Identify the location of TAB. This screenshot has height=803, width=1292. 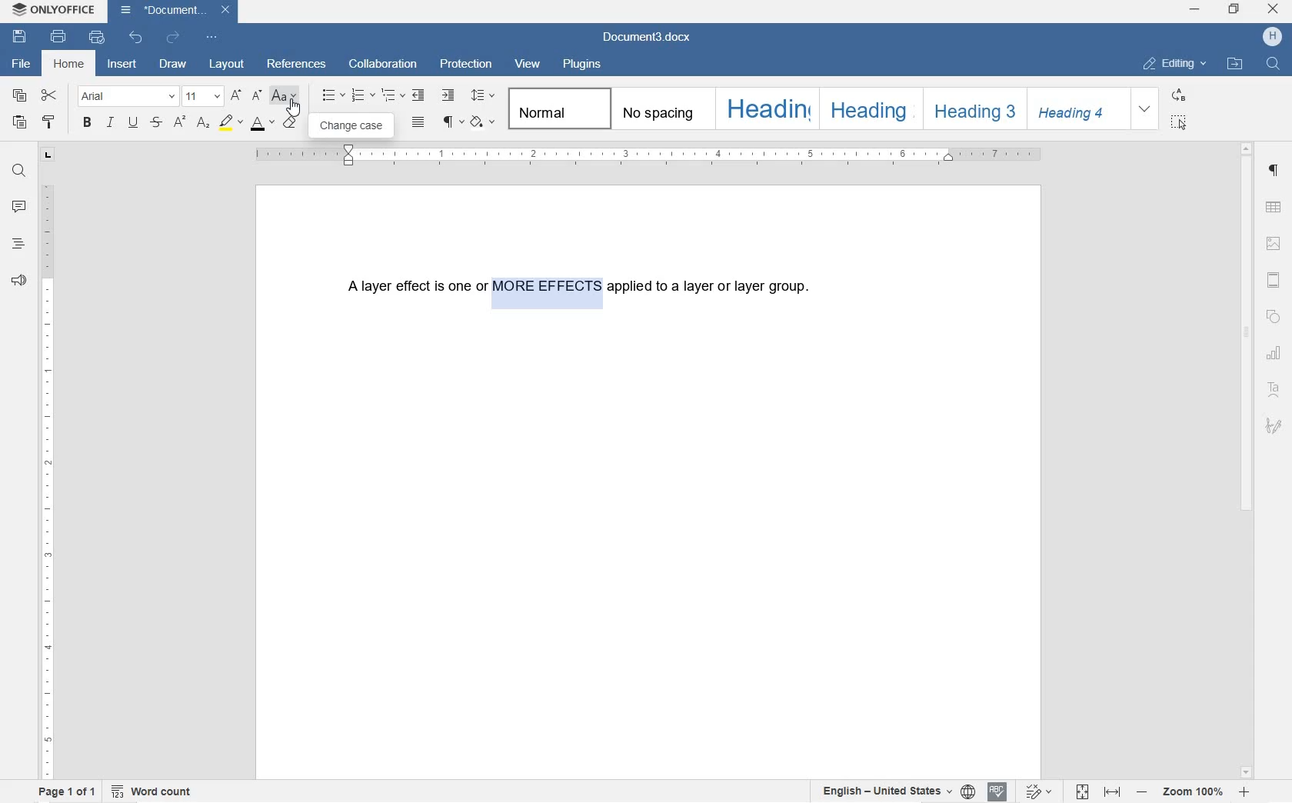
(47, 155).